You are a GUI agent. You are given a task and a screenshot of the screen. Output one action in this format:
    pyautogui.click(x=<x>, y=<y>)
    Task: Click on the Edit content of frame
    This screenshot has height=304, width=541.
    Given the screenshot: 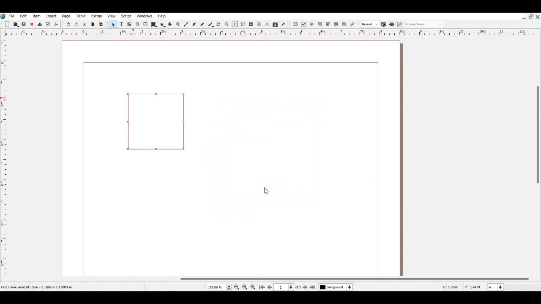 What is the action you would take?
    pyautogui.click(x=235, y=24)
    